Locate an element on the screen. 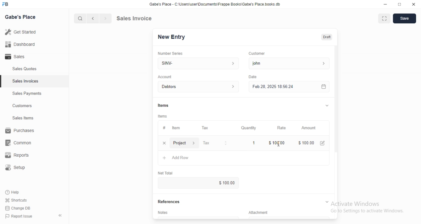 The image size is (421, 224). delete is located at coordinates (164, 143).